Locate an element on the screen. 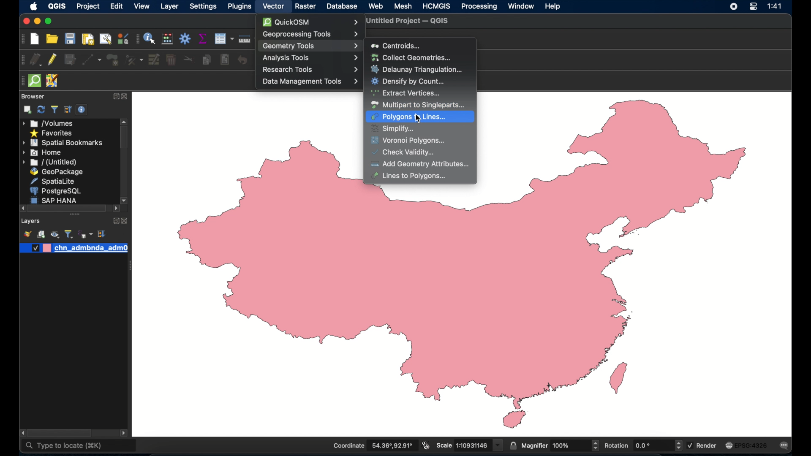  window is located at coordinates (521, 6).